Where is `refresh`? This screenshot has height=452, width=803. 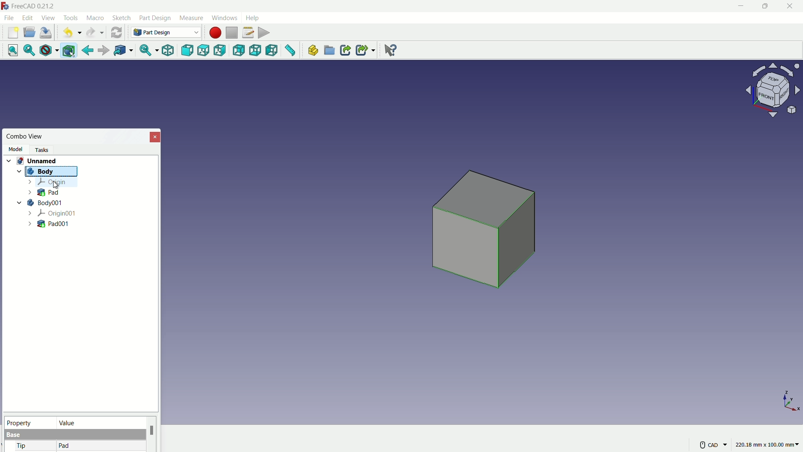 refresh is located at coordinates (116, 32).